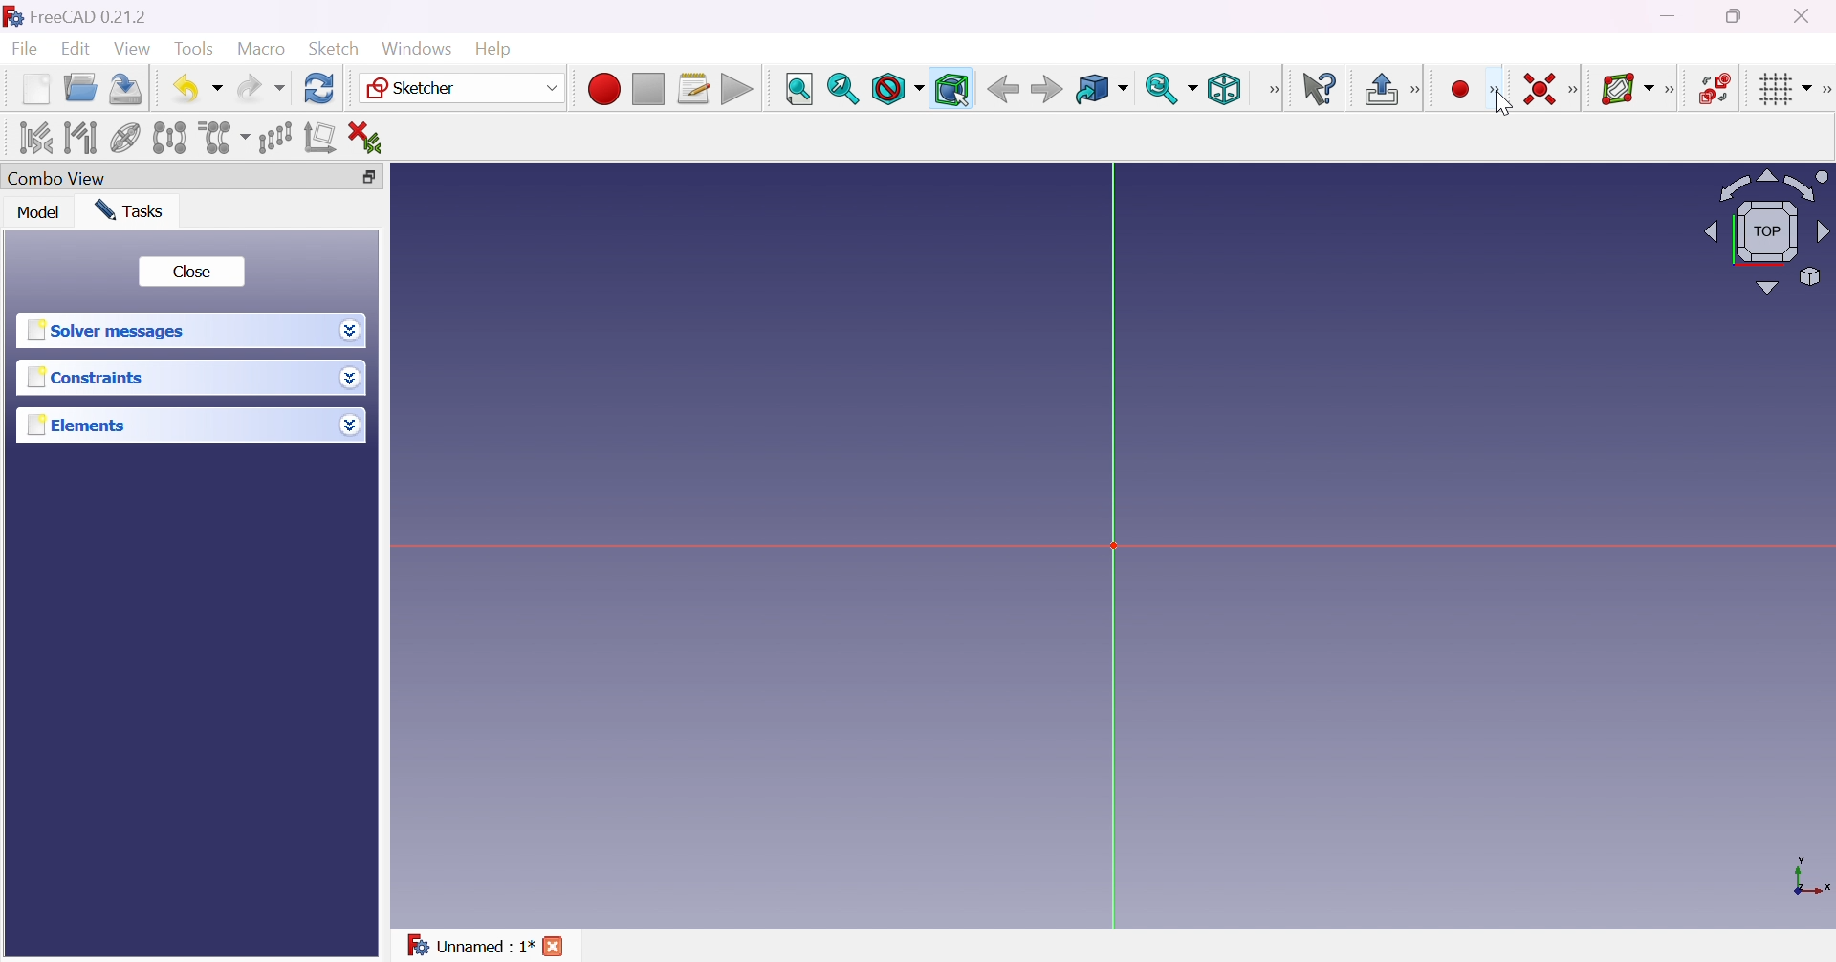 This screenshot has height=962, width=1836. Describe the element at coordinates (555, 949) in the screenshot. I see `Close` at that location.